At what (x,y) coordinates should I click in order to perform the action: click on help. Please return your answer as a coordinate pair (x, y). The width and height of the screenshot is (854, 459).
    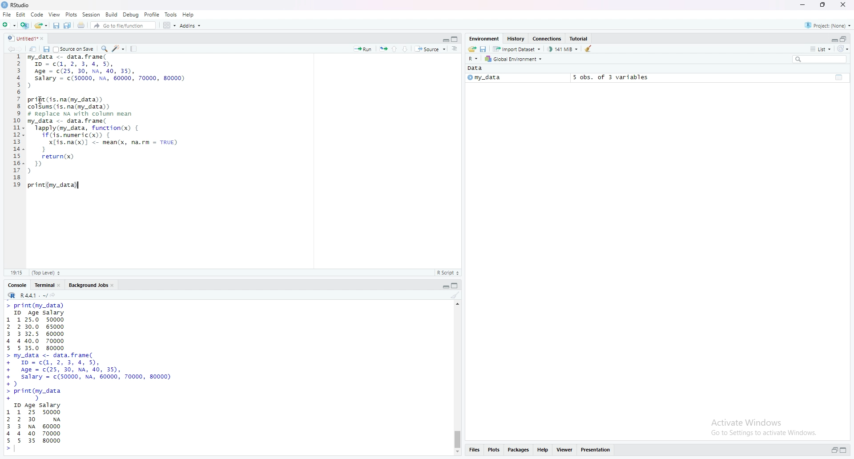
    Looking at the image, I should click on (543, 449).